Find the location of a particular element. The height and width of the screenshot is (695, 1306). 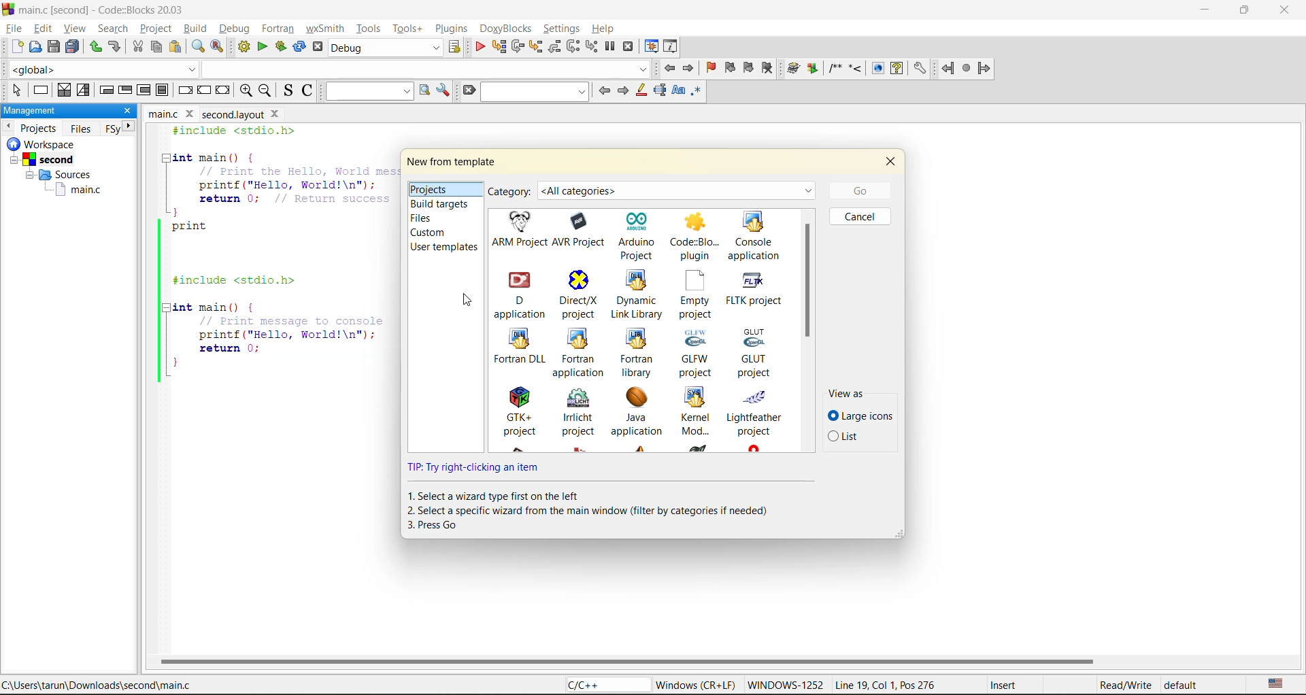

code bio plugin is located at coordinates (697, 237).